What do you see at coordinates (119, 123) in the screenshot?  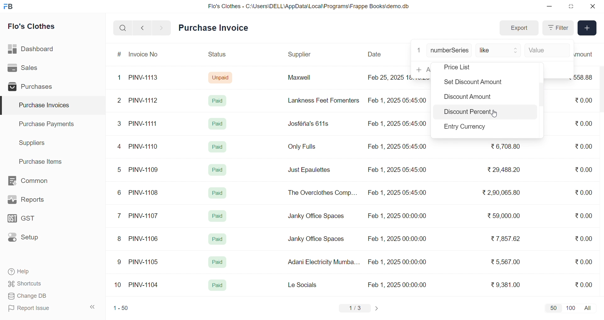 I see `3` at bounding box center [119, 123].